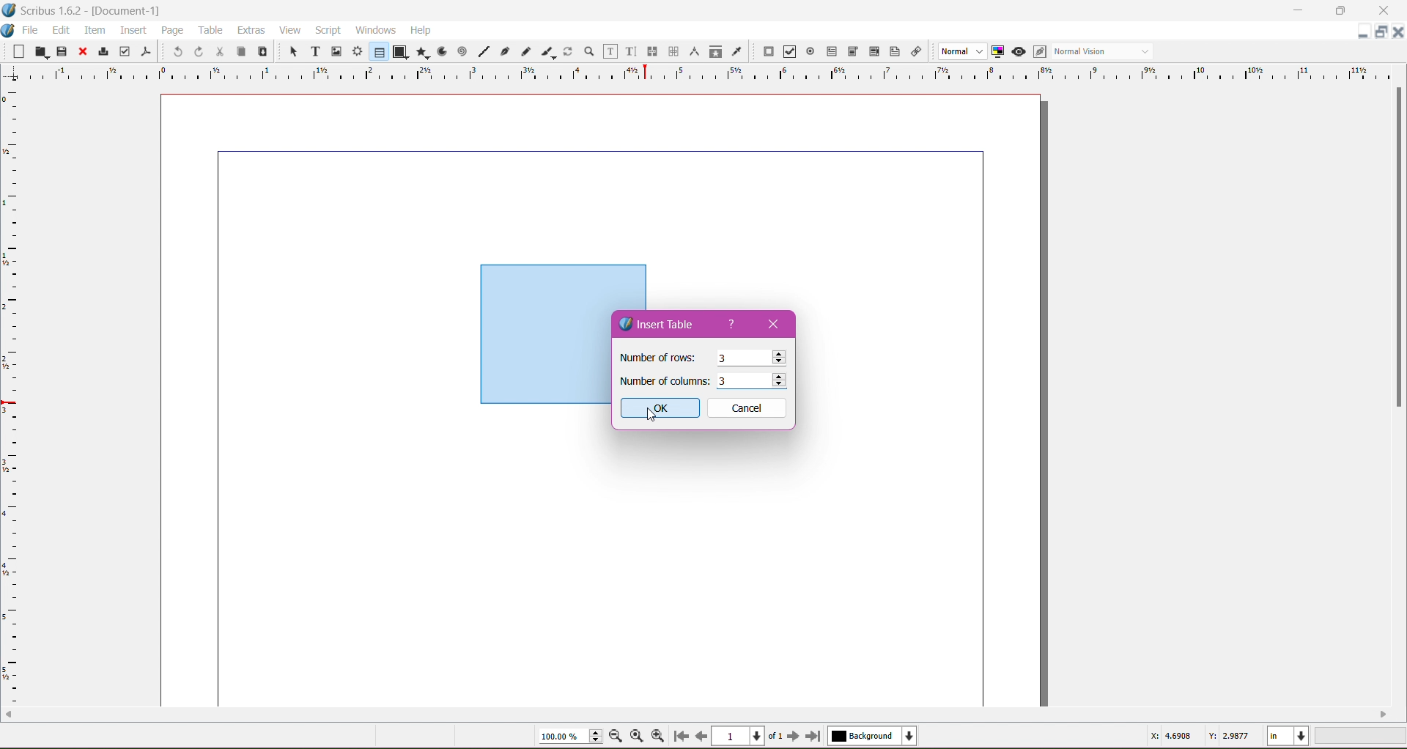 The height and width of the screenshot is (749, 1407). Describe the element at coordinates (795, 735) in the screenshot. I see `Next Page` at that location.